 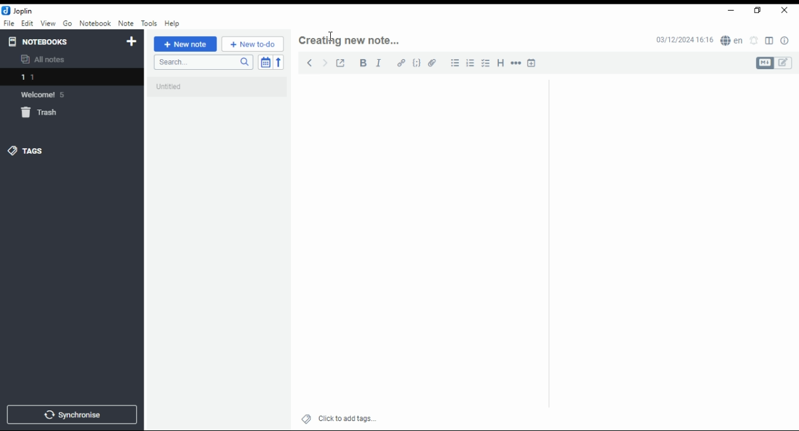 I want to click on italics, so click(x=378, y=62).